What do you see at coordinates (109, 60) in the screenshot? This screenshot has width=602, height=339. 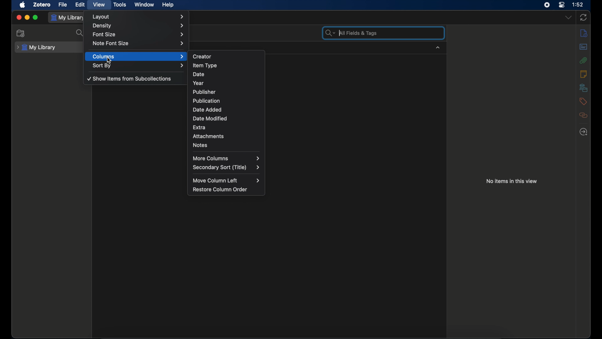 I see `cursor` at bounding box center [109, 60].